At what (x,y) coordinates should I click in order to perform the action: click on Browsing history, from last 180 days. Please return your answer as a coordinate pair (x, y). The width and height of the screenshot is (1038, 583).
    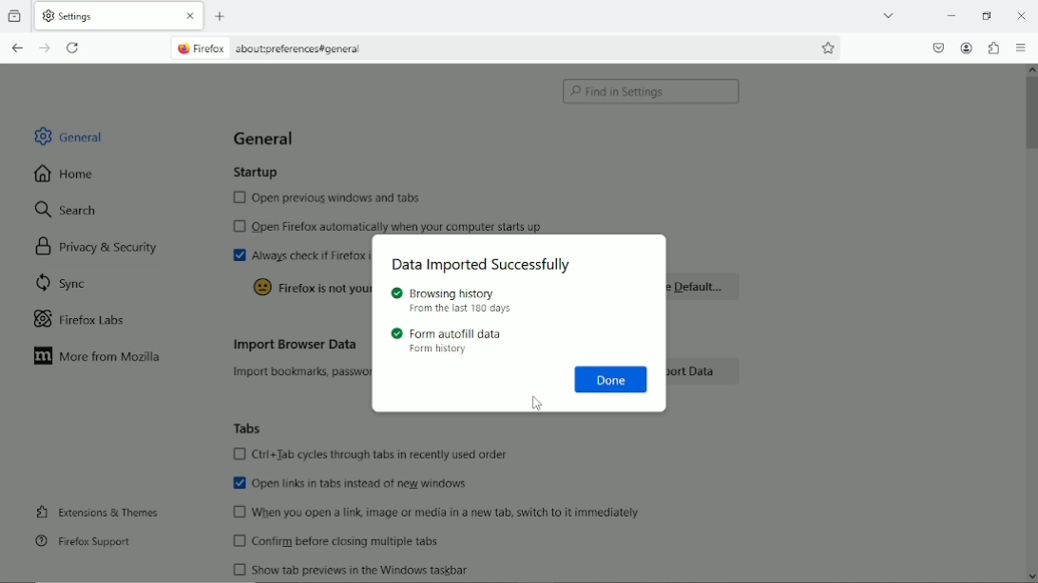
    Looking at the image, I should click on (453, 301).